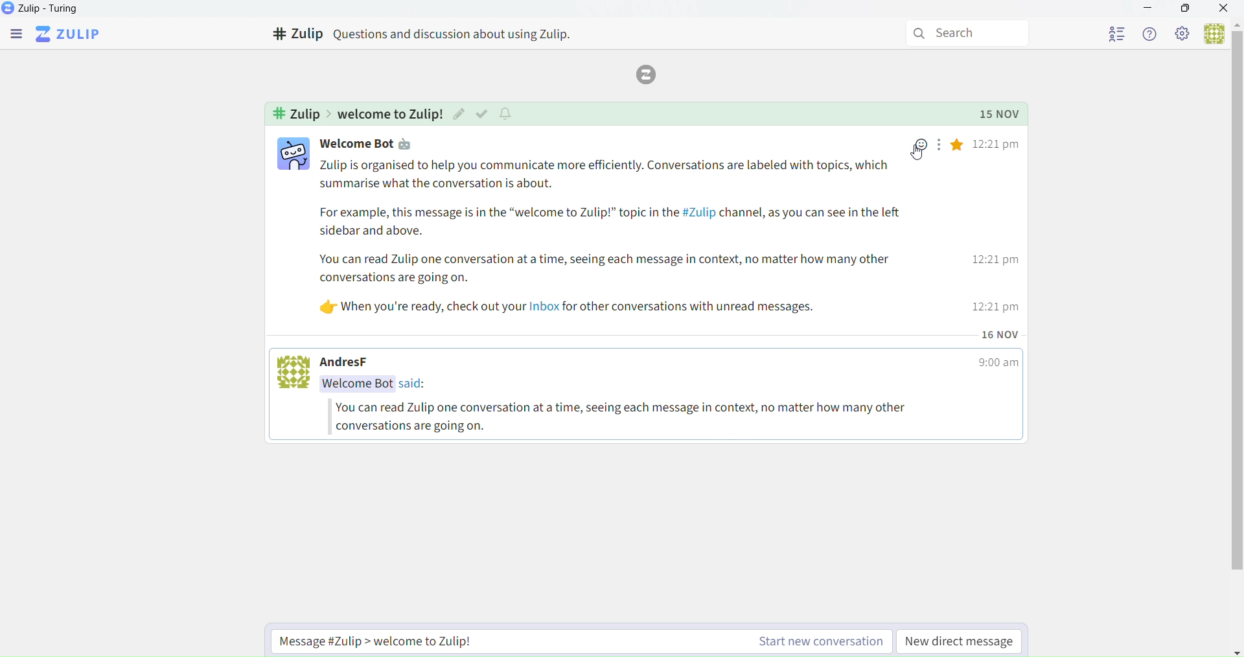 The width and height of the screenshot is (1244, 657). What do you see at coordinates (1225, 9) in the screenshot?
I see `Close` at bounding box center [1225, 9].